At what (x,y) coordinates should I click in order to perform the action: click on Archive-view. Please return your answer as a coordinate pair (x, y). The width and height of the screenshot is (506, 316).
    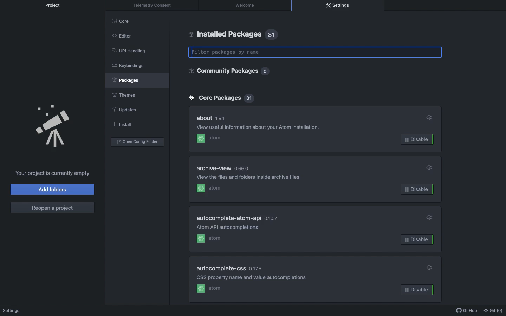
    Looking at the image, I should click on (215, 169).